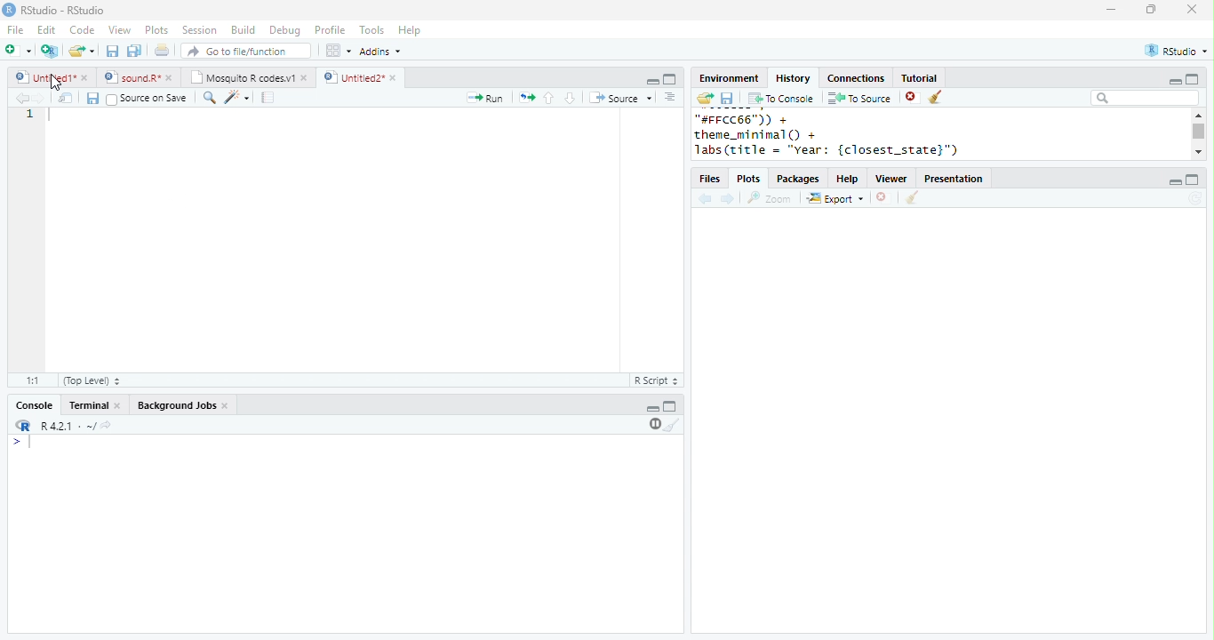  Describe the element at coordinates (120, 29) in the screenshot. I see `View` at that location.